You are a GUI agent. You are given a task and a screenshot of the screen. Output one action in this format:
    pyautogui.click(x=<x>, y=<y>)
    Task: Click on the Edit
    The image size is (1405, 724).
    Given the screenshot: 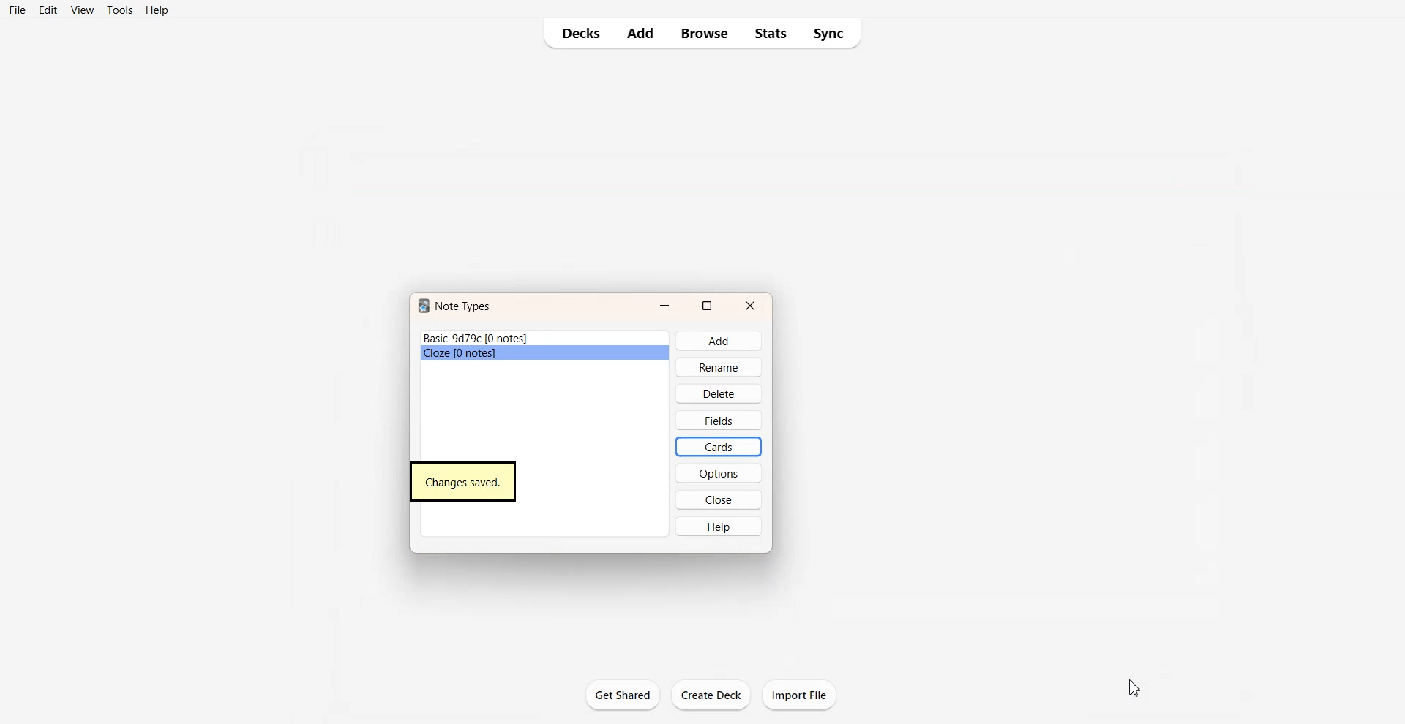 What is the action you would take?
    pyautogui.click(x=47, y=10)
    